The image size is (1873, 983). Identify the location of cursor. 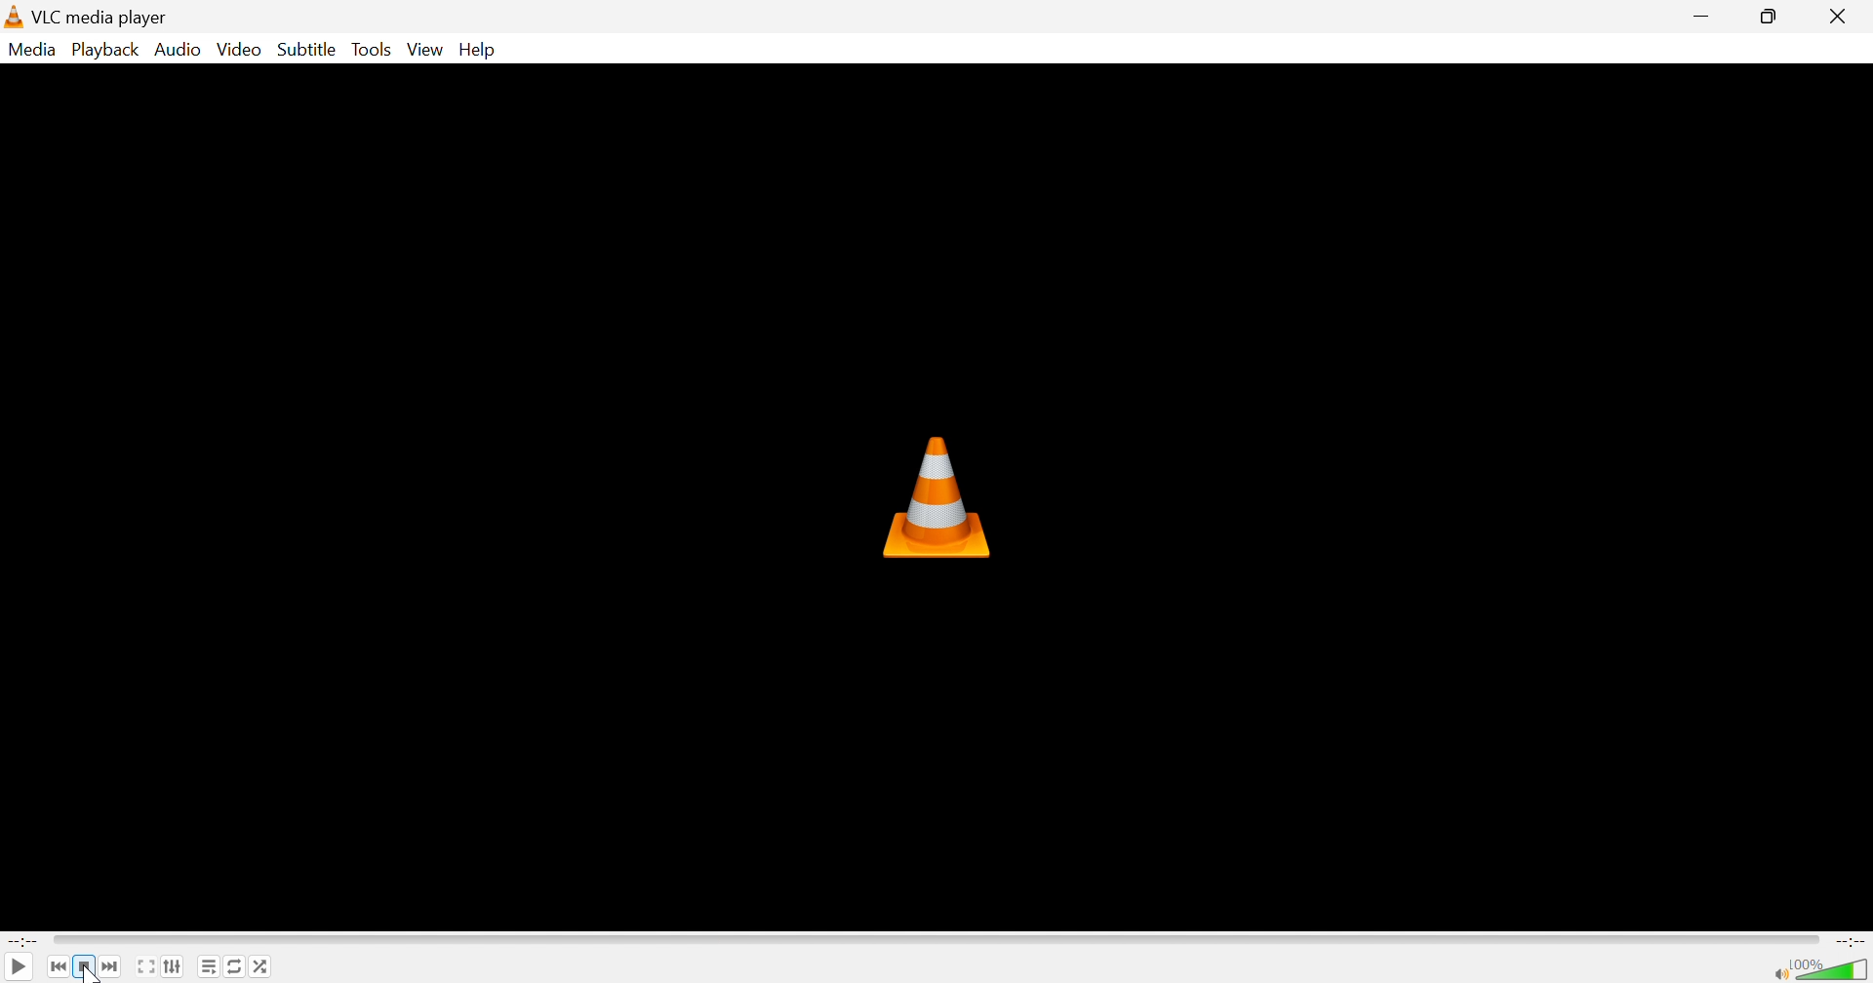
(92, 974).